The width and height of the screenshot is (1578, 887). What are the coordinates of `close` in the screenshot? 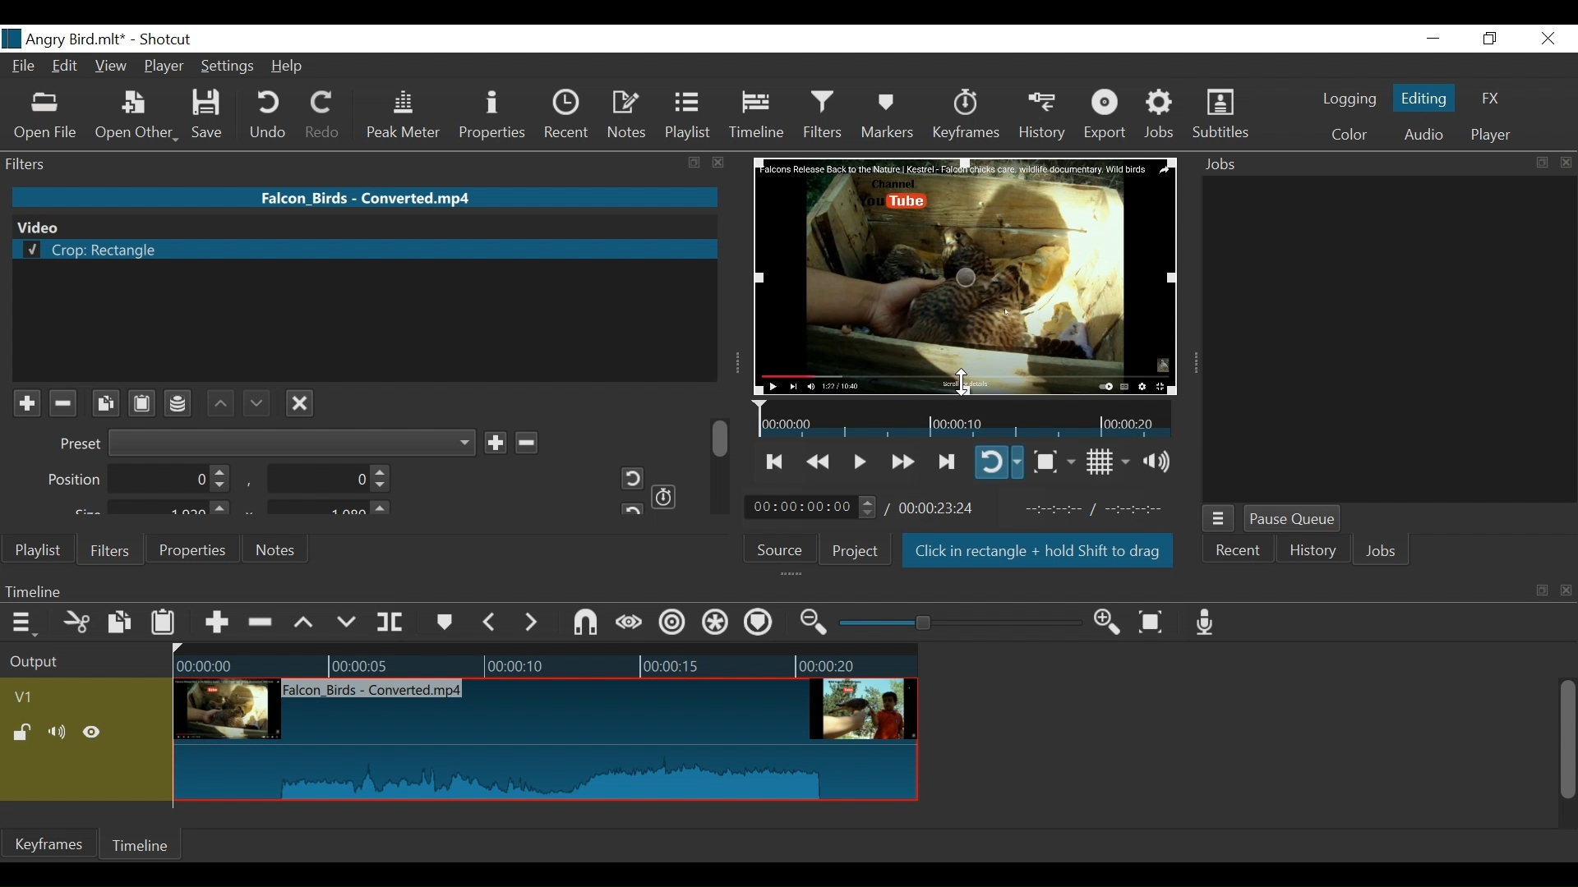 It's located at (719, 163).